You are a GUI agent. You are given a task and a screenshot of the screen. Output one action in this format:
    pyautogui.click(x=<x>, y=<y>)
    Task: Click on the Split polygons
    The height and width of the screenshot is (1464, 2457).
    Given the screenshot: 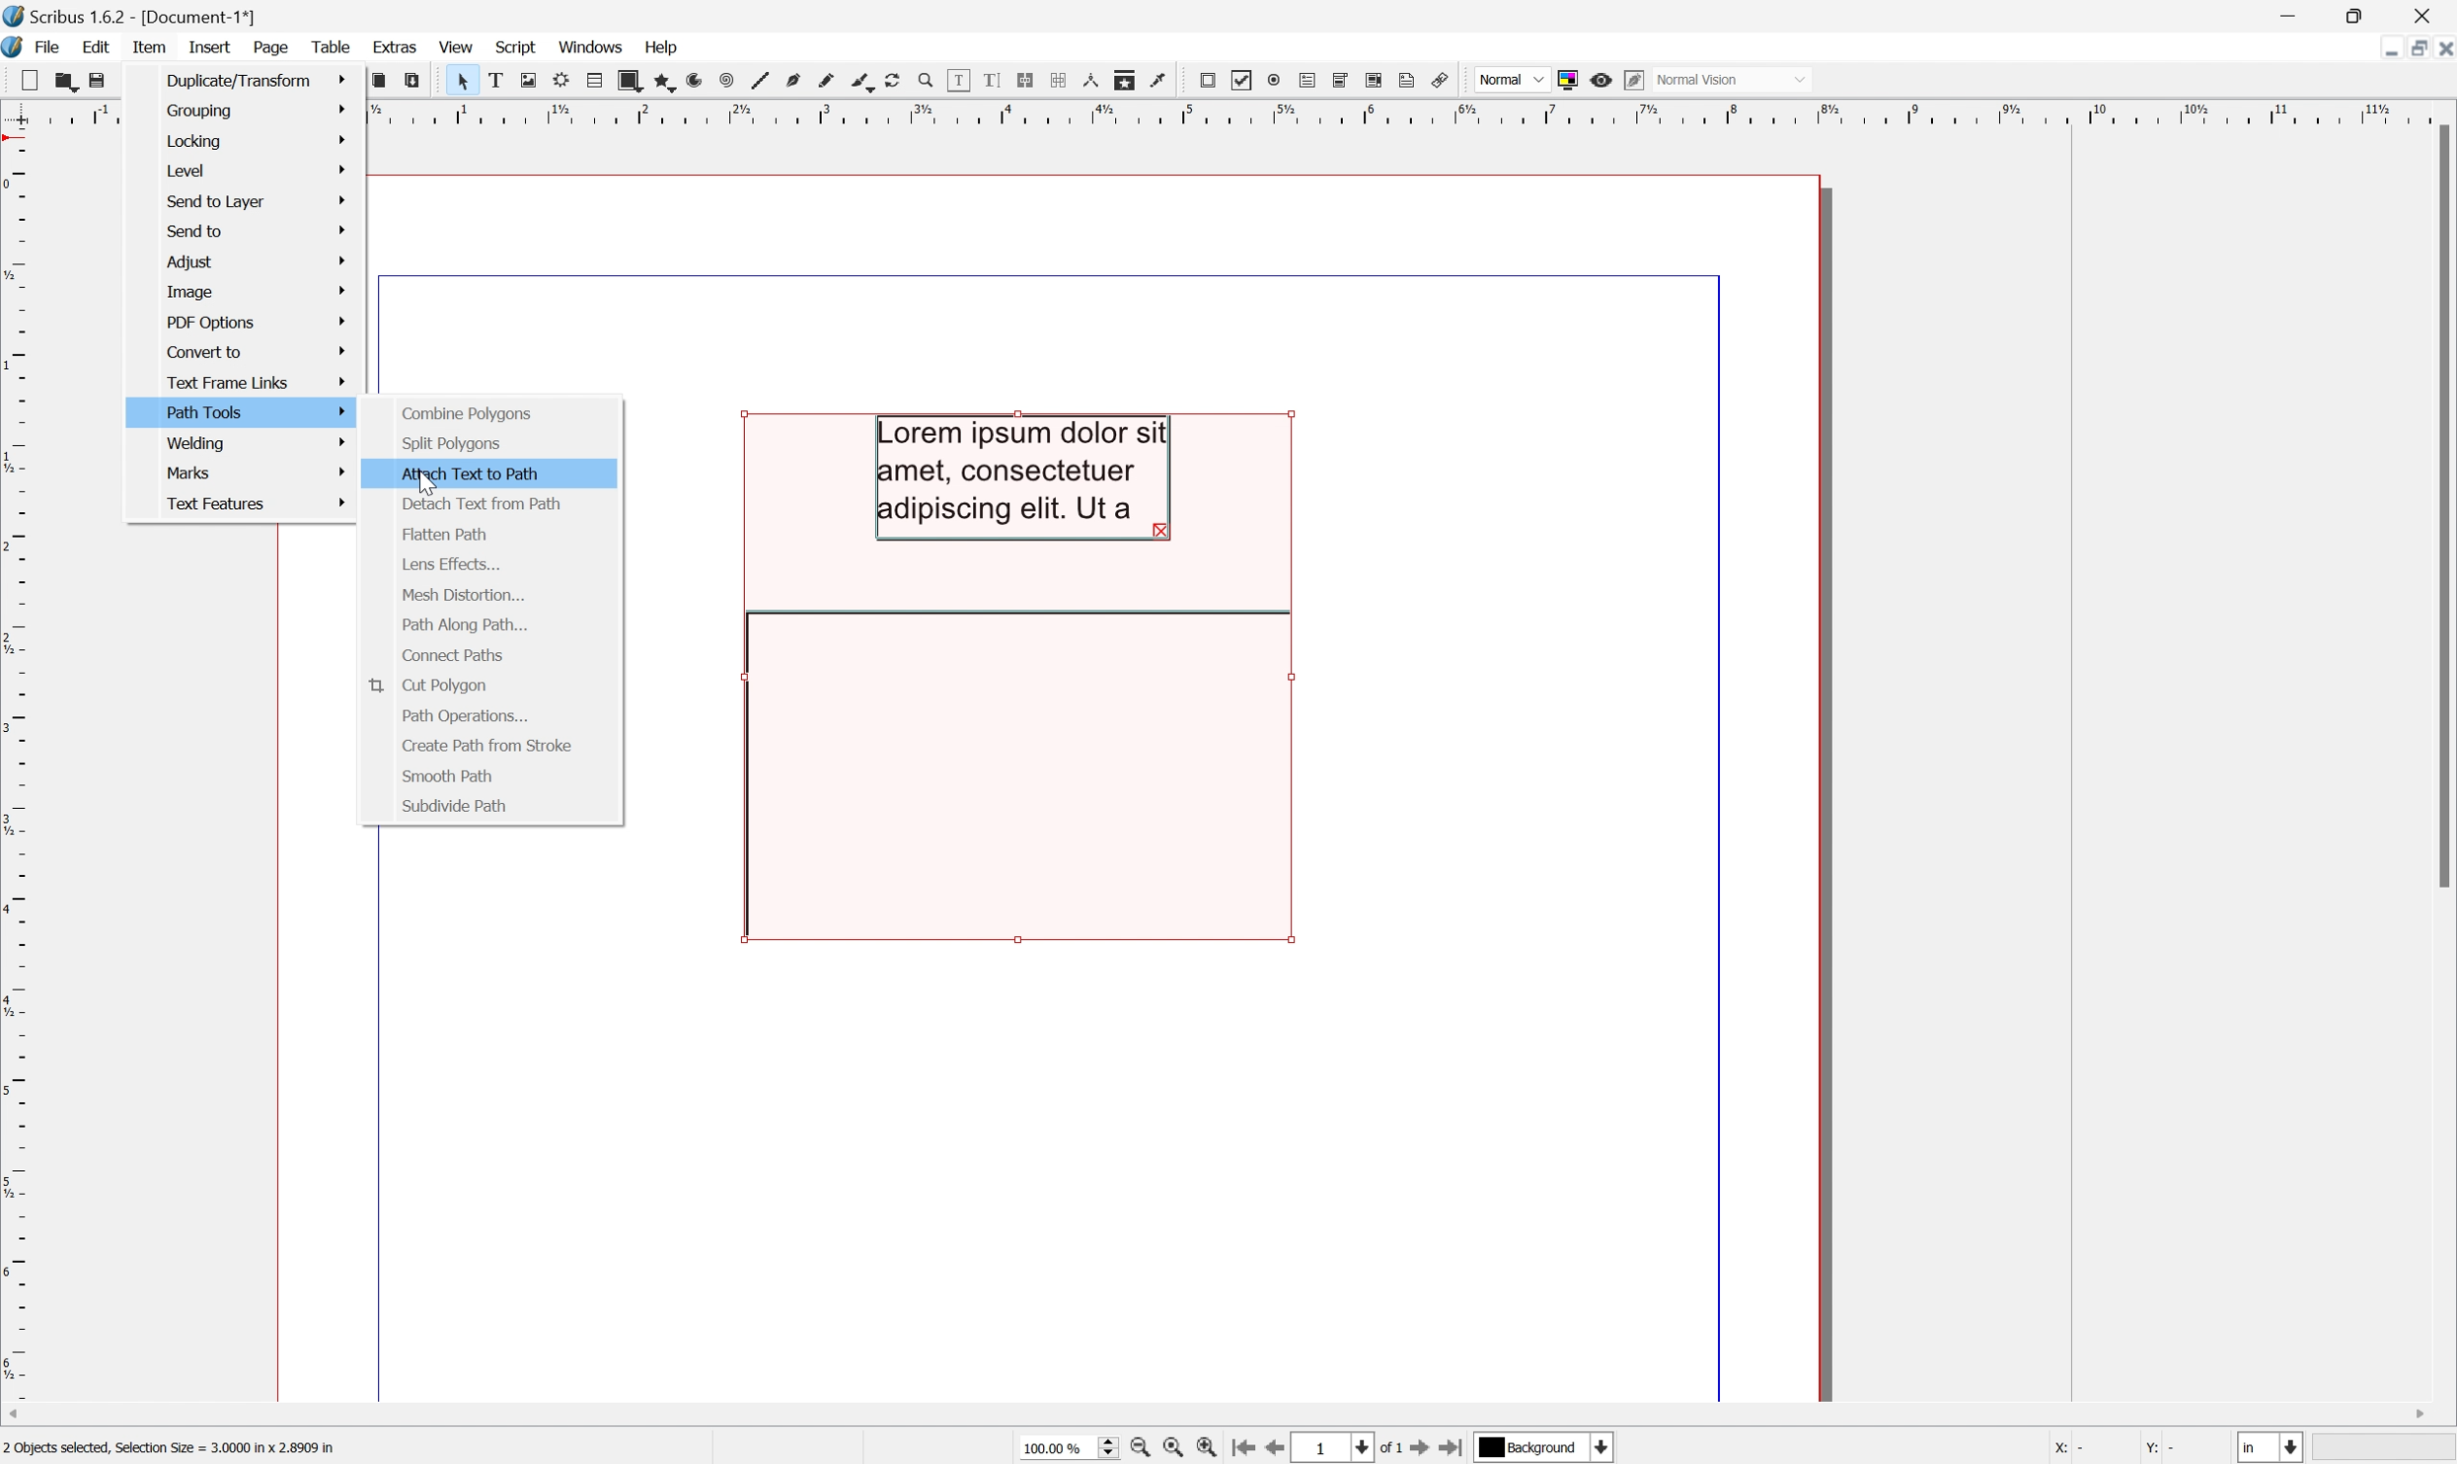 What is the action you would take?
    pyautogui.click(x=447, y=444)
    